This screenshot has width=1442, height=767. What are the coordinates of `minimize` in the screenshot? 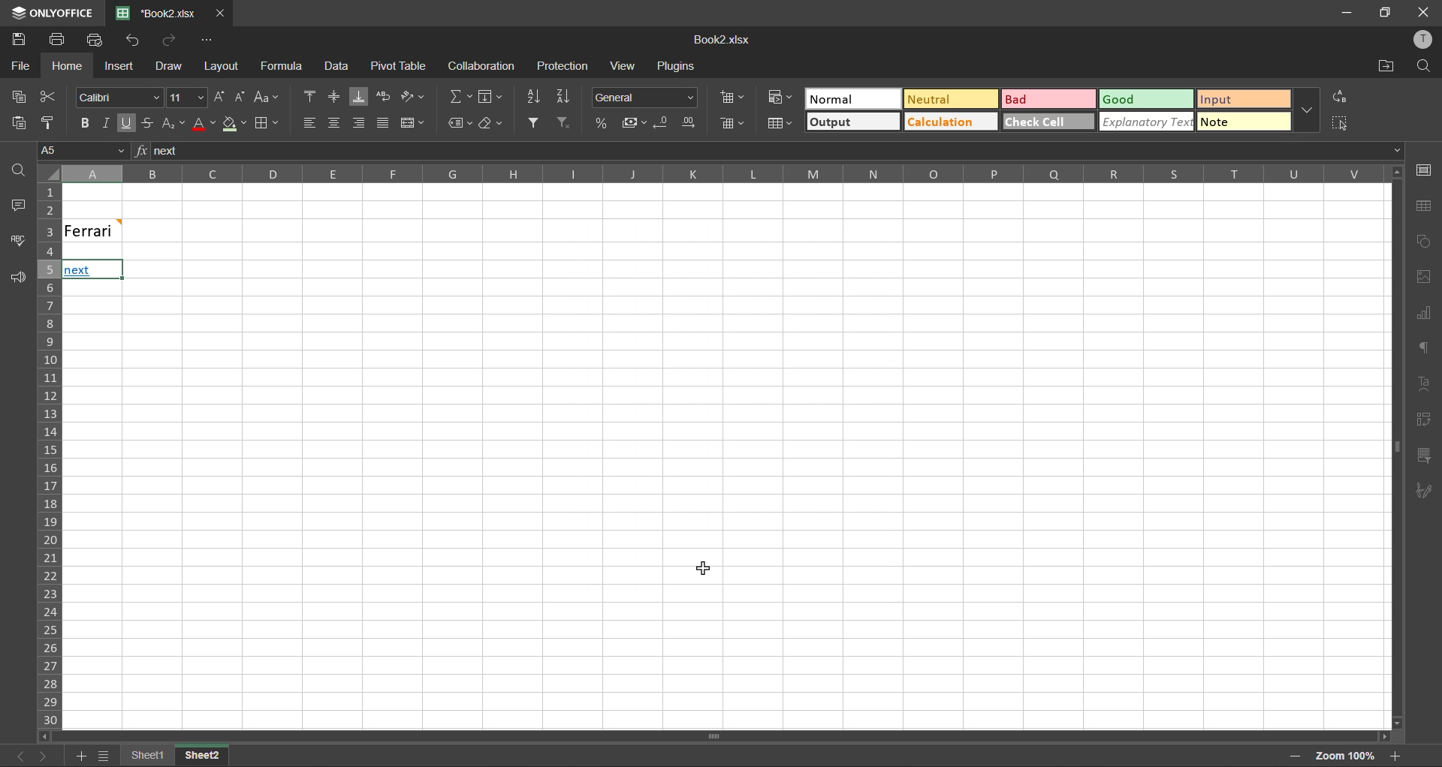 It's located at (1342, 12).